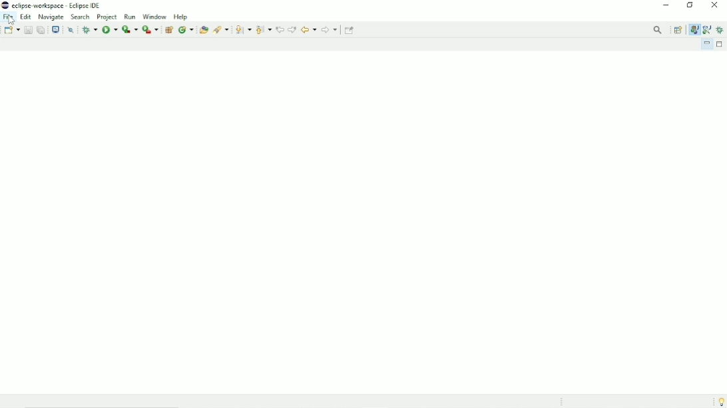  I want to click on Save, so click(27, 29).